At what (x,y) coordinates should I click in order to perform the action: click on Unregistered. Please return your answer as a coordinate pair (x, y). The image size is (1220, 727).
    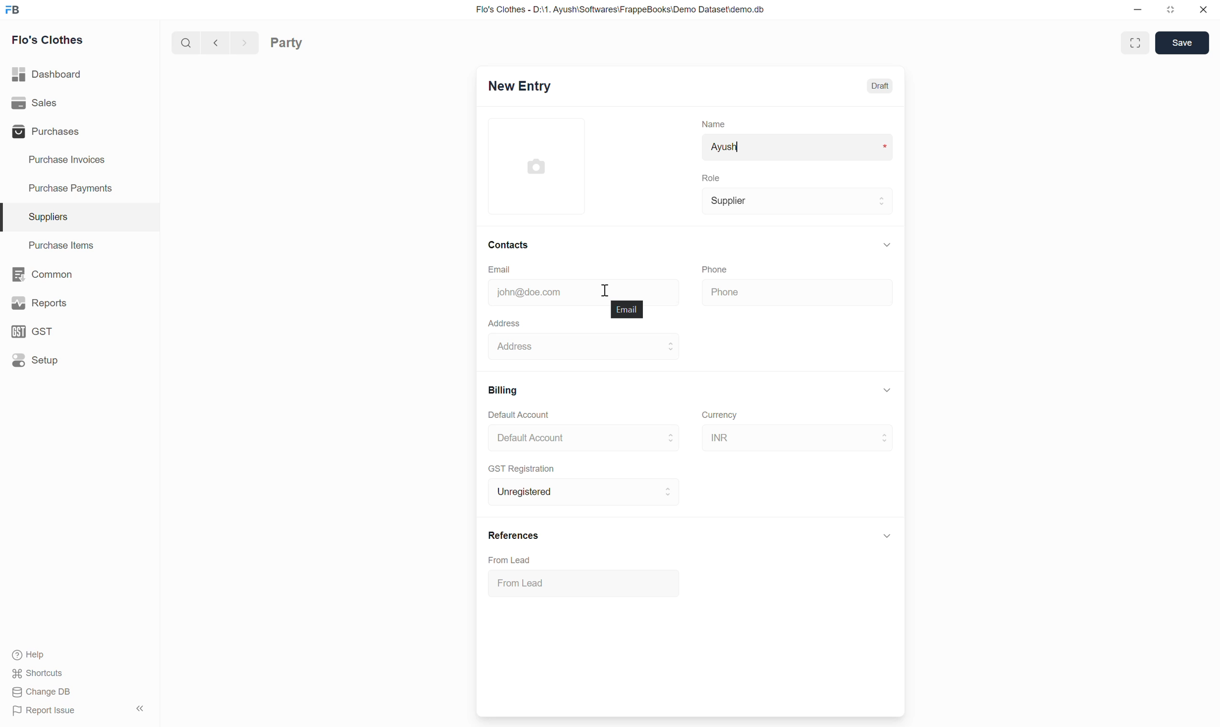
    Looking at the image, I should click on (584, 492).